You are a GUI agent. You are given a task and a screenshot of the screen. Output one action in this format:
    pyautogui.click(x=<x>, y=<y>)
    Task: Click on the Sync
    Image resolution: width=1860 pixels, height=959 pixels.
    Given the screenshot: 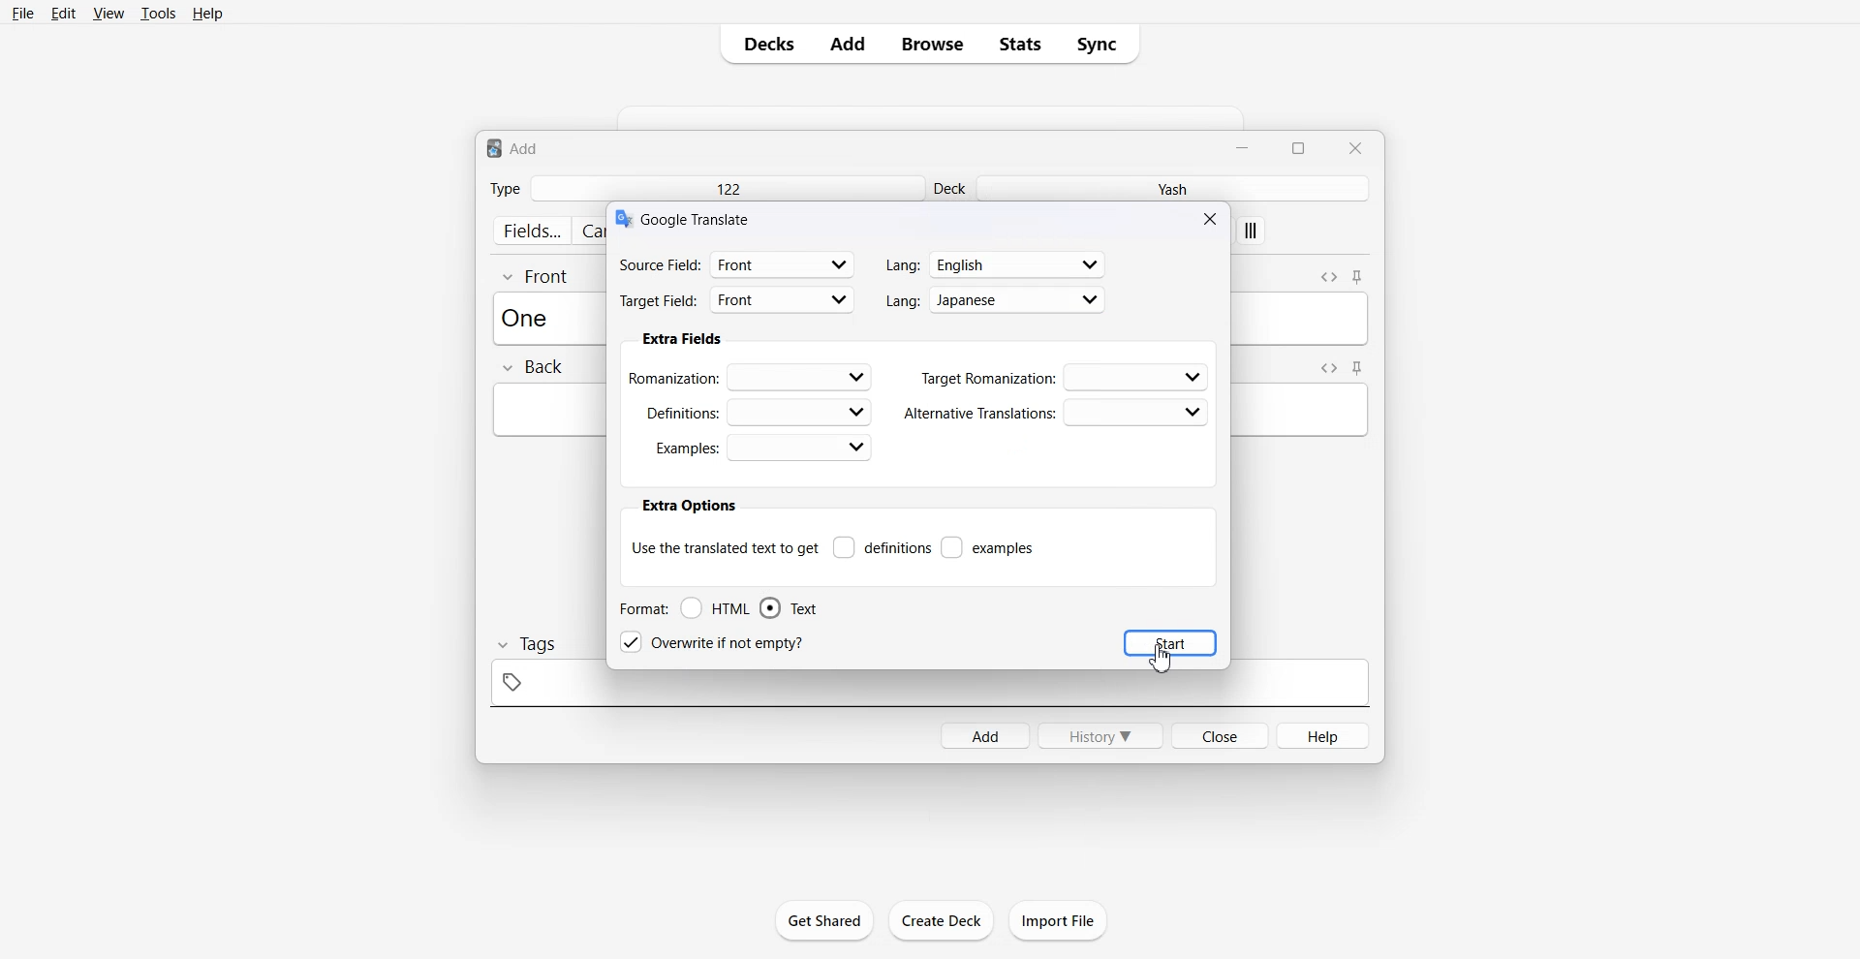 What is the action you would take?
    pyautogui.click(x=1102, y=44)
    